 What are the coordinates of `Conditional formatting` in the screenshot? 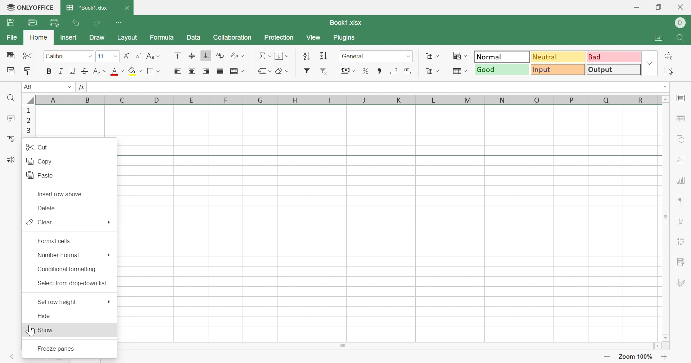 It's located at (66, 269).